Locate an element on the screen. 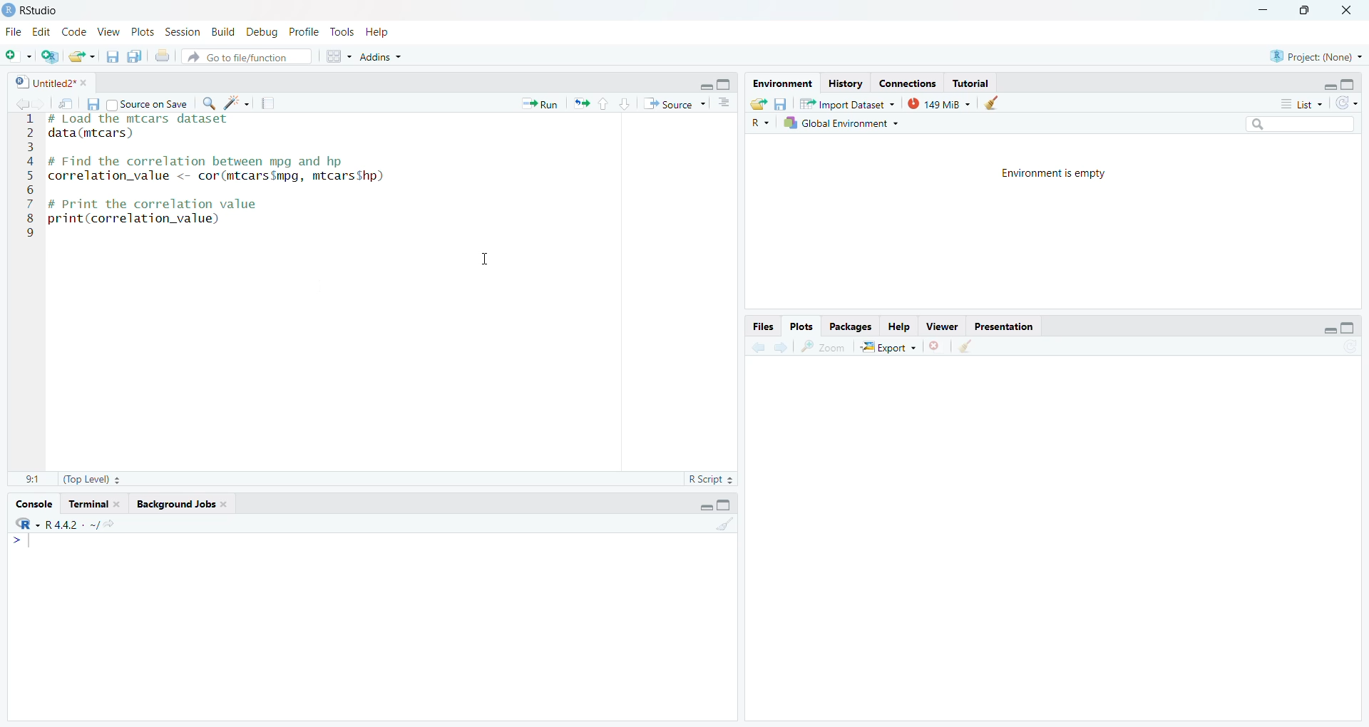  (Top Level) is located at coordinates (90, 479).